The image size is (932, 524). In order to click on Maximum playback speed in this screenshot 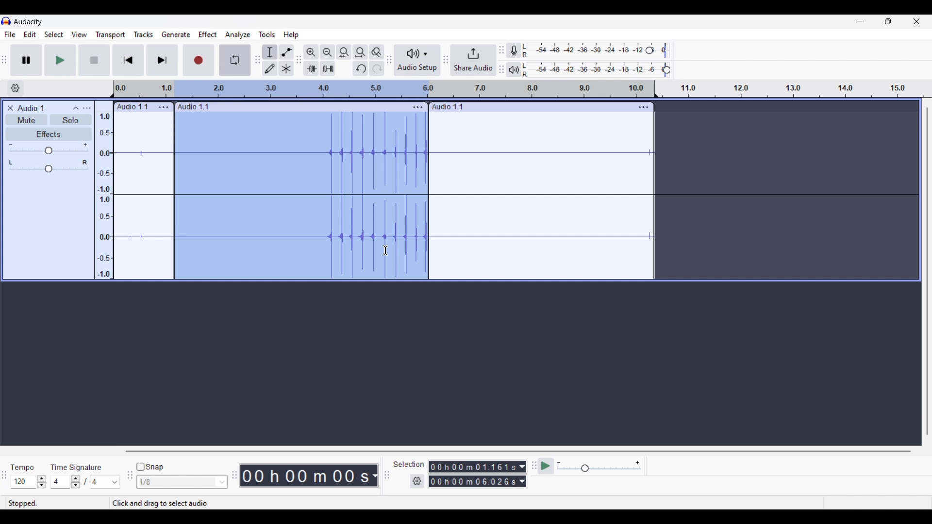, I will do `click(637, 463)`.